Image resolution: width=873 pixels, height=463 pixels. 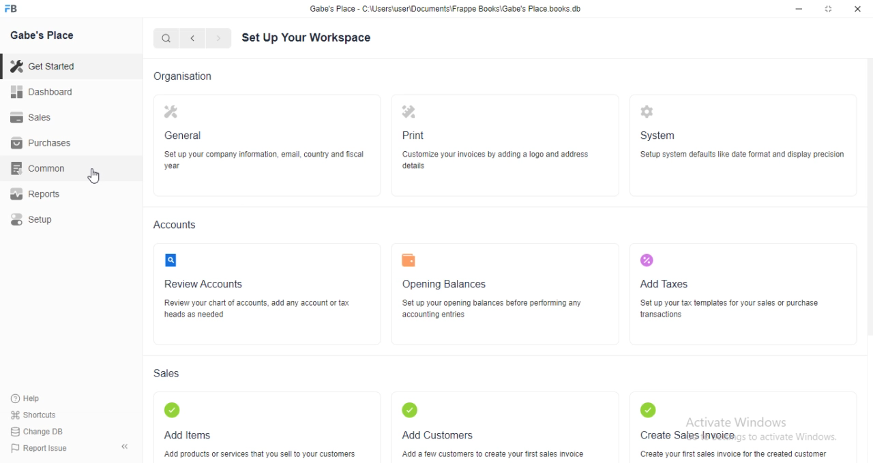 What do you see at coordinates (40, 143) in the screenshot?
I see `| Purchases` at bounding box center [40, 143].